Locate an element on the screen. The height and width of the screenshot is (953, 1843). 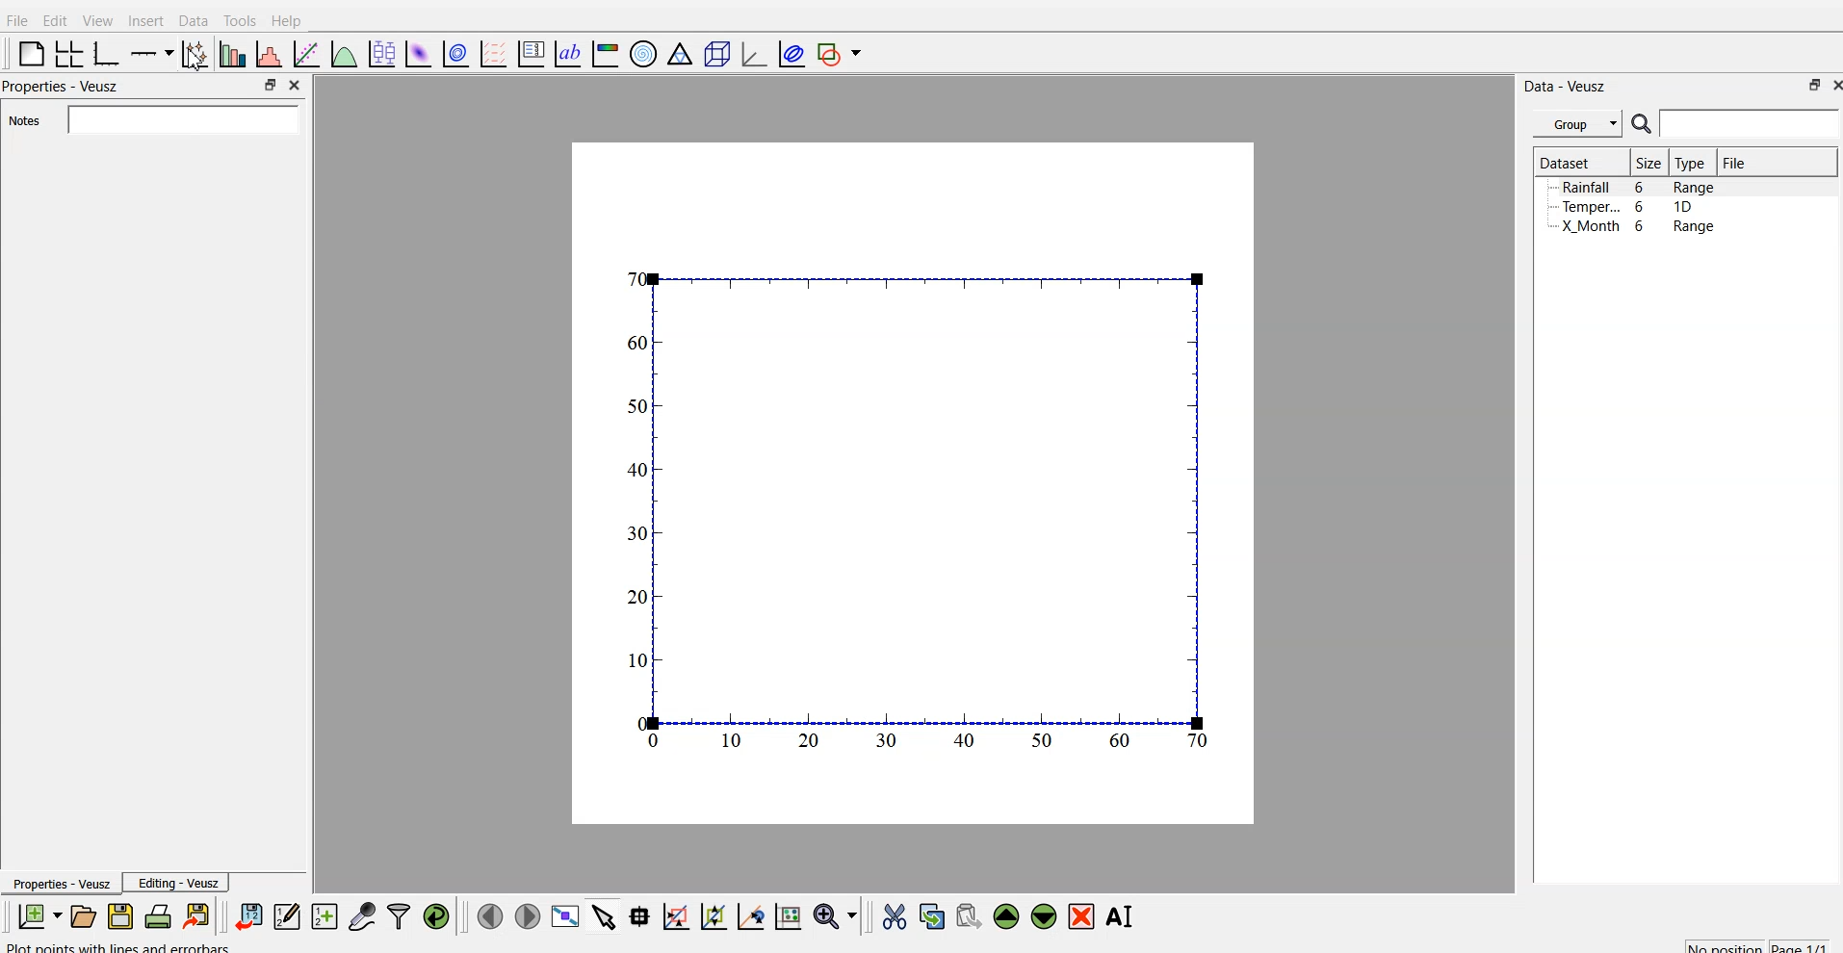
plot a vector field is located at coordinates (491, 55).